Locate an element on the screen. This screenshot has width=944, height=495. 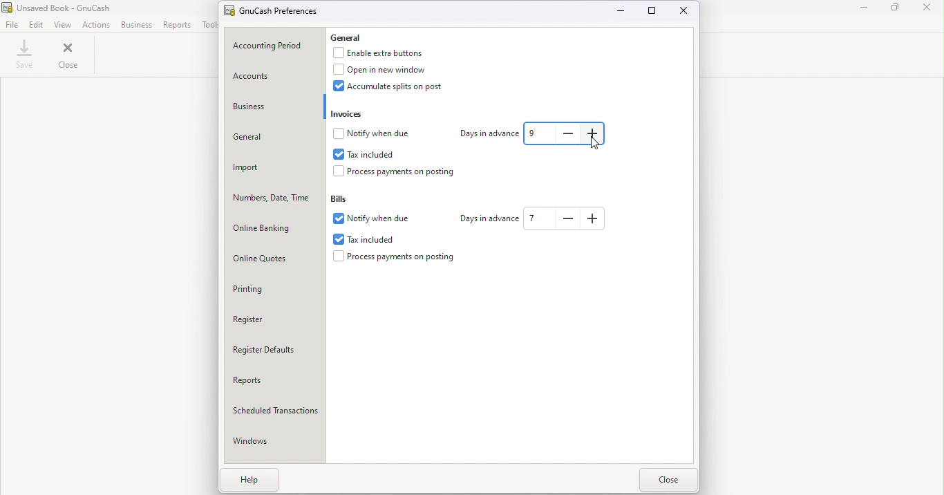
Process payments on posting is located at coordinates (397, 258).